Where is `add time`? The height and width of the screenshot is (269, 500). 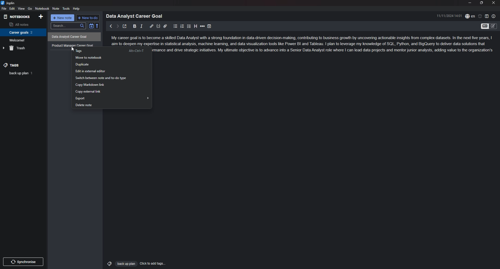
add time is located at coordinates (209, 26).